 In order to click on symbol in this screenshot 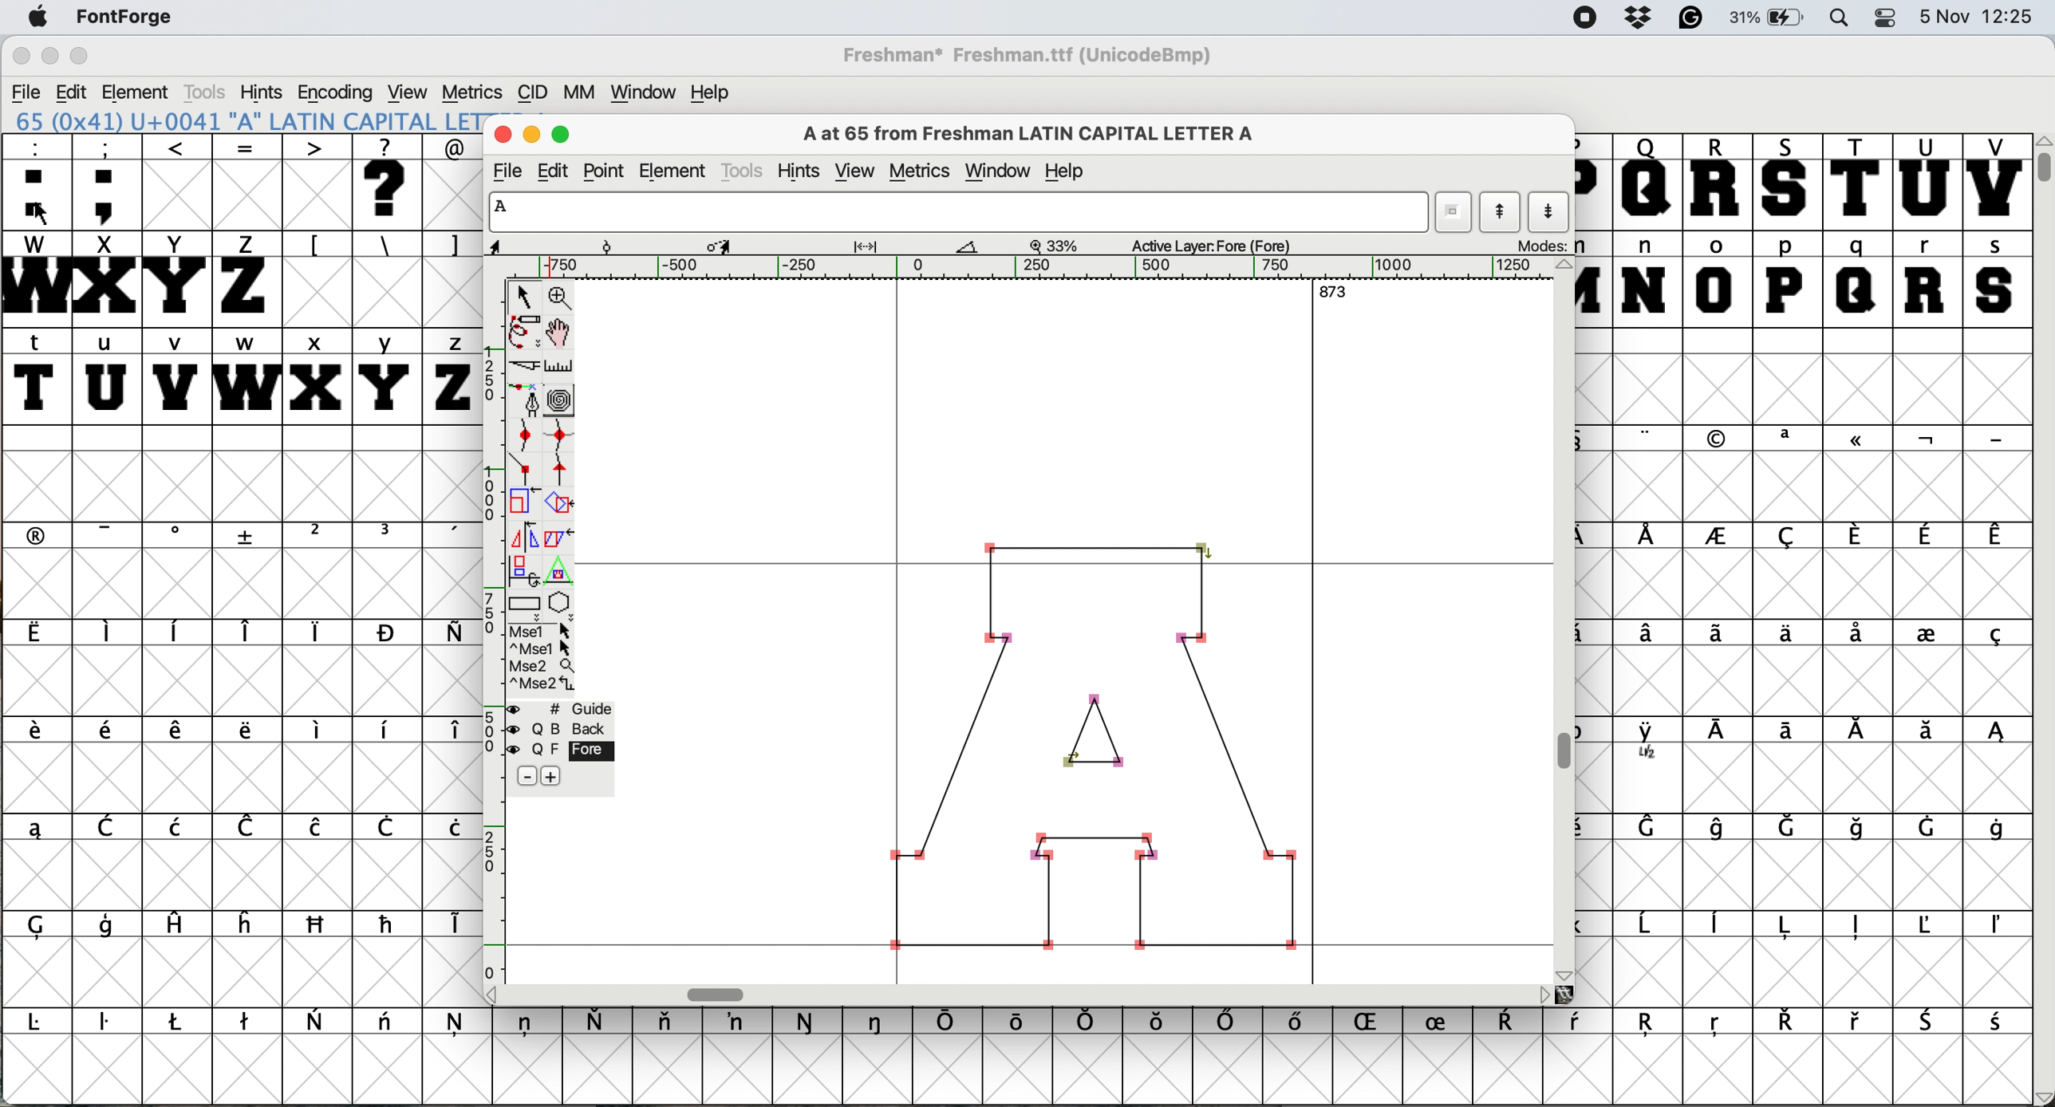, I will do `click(35, 828)`.